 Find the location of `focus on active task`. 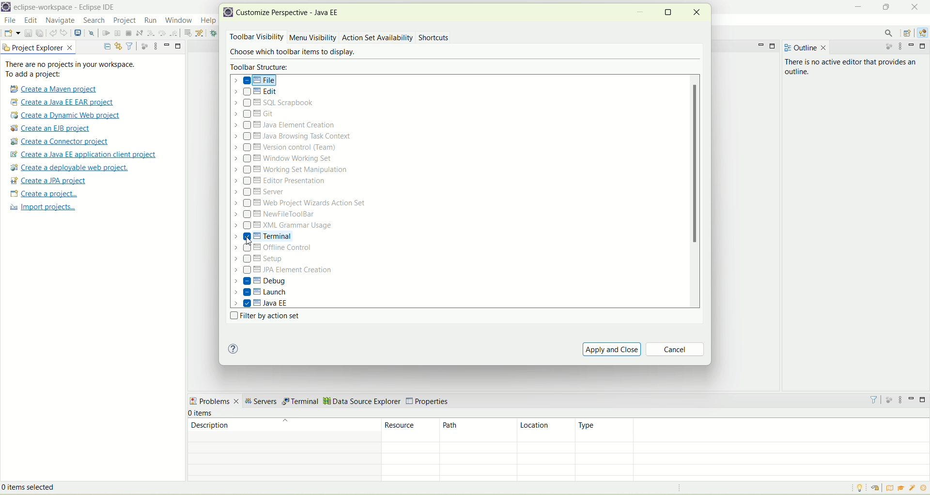

focus on active task is located at coordinates (890, 400).